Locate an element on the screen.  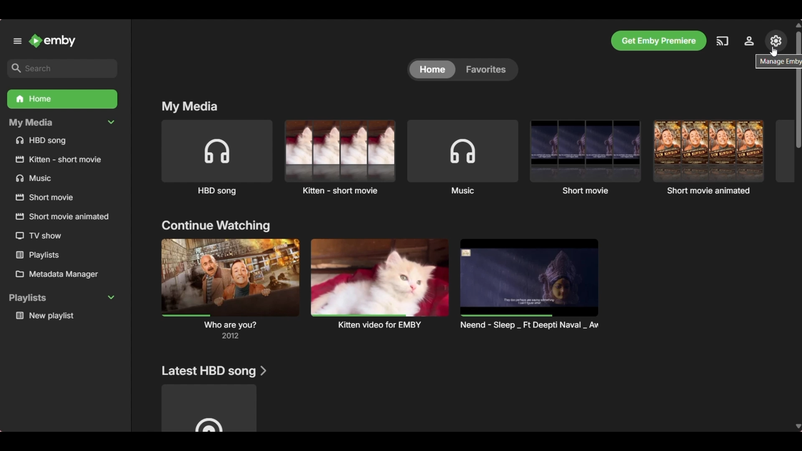
Quick slide to top is located at coordinates (798, 25).